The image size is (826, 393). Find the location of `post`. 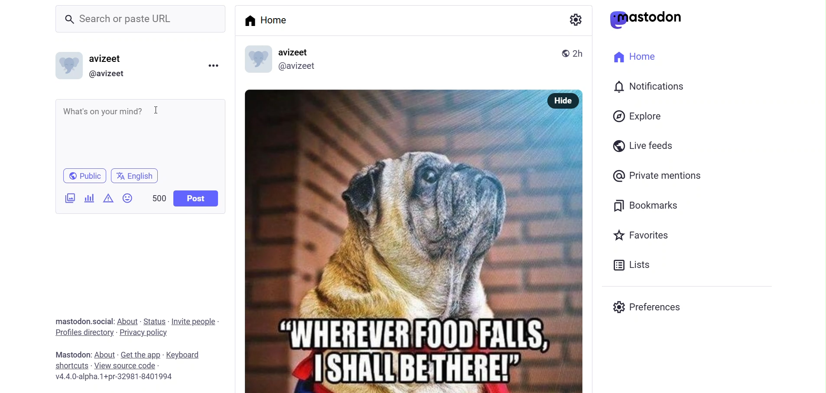

post is located at coordinates (196, 198).